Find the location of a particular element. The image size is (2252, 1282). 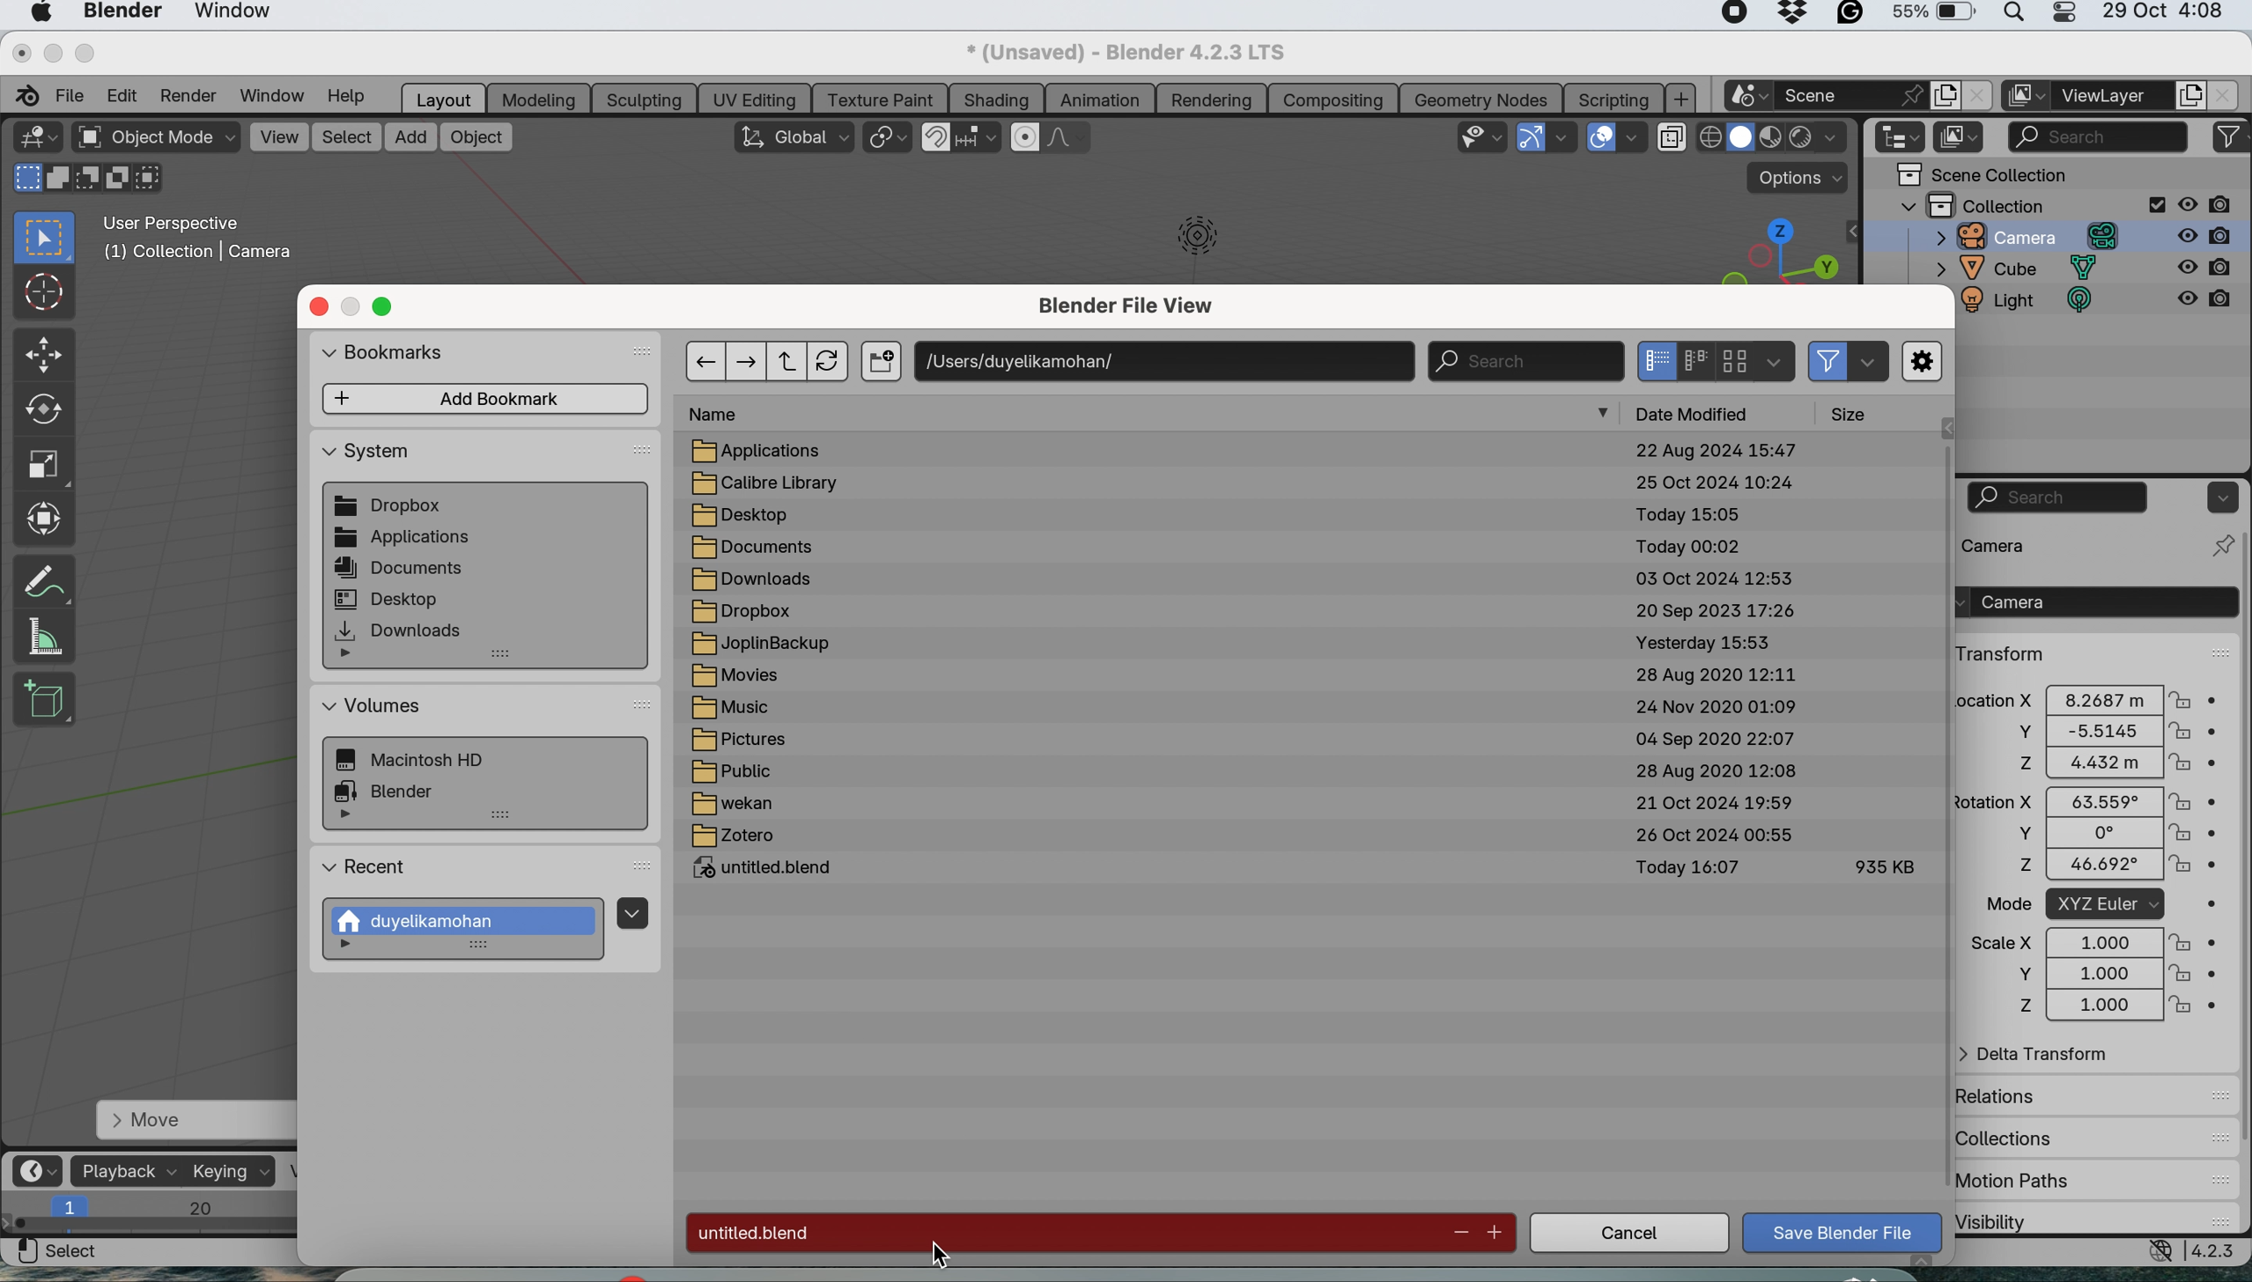

unsaved file name is located at coordinates (1060, 1233).